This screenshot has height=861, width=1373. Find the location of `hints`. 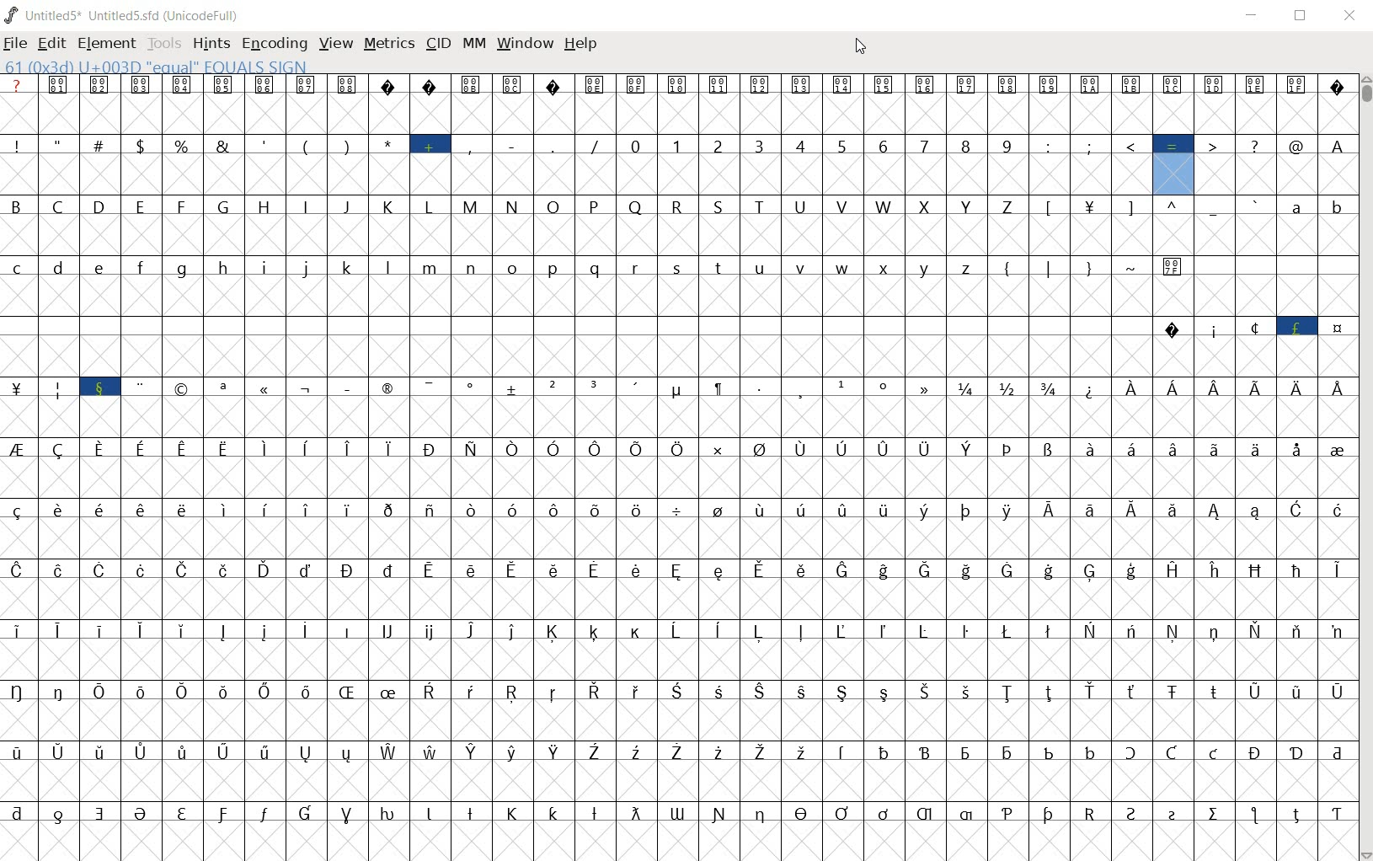

hints is located at coordinates (210, 44).